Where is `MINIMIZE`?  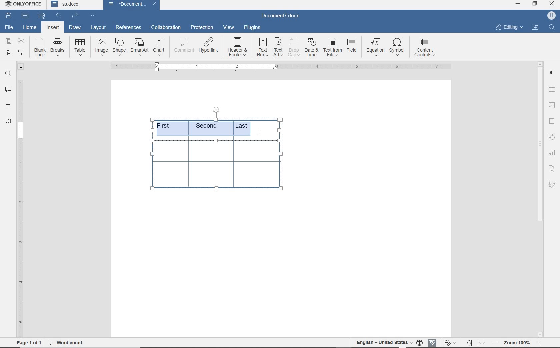
MINIMIZE is located at coordinates (518, 4).